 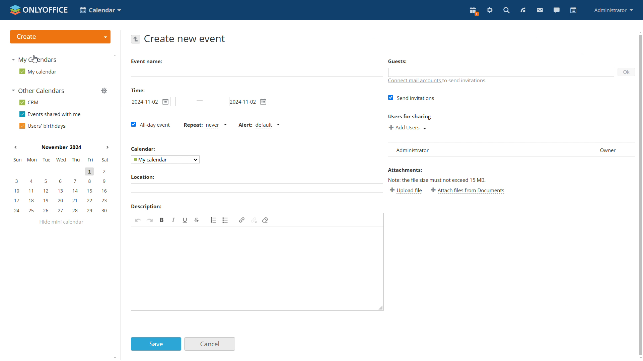 What do you see at coordinates (174, 220) in the screenshot?
I see `italic` at bounding box center [174, 220].